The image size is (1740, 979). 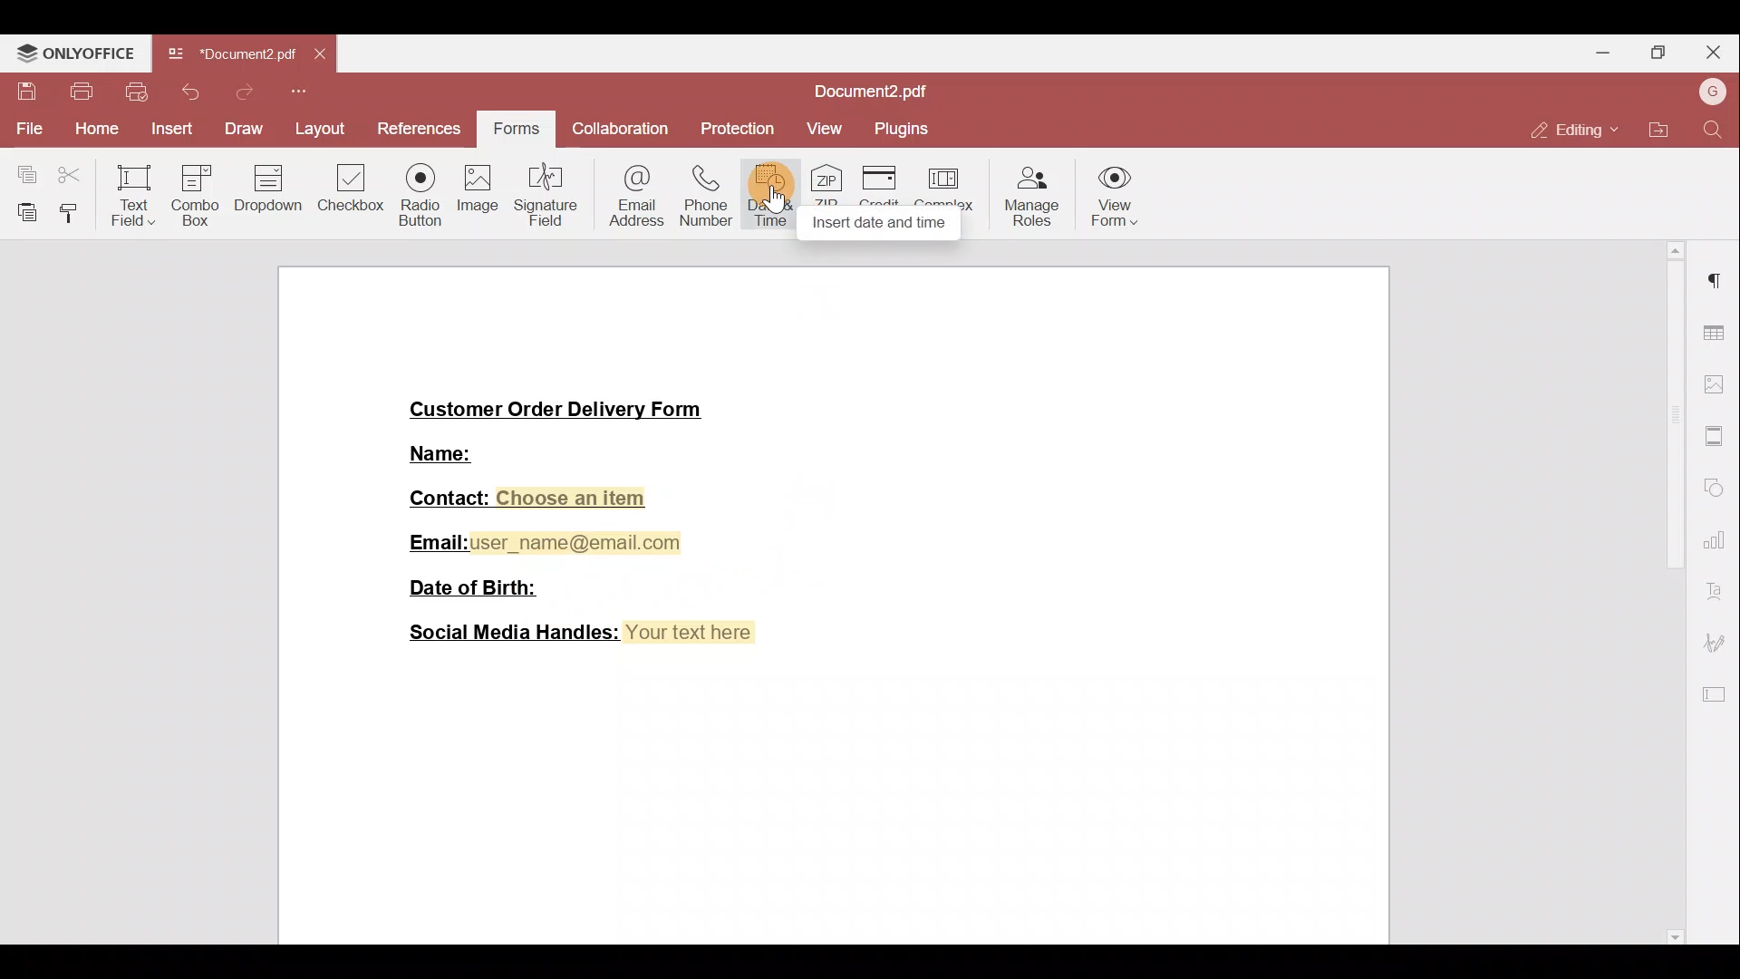 I want to click on Email:user_name@email.com, so click(x=547, y=543).